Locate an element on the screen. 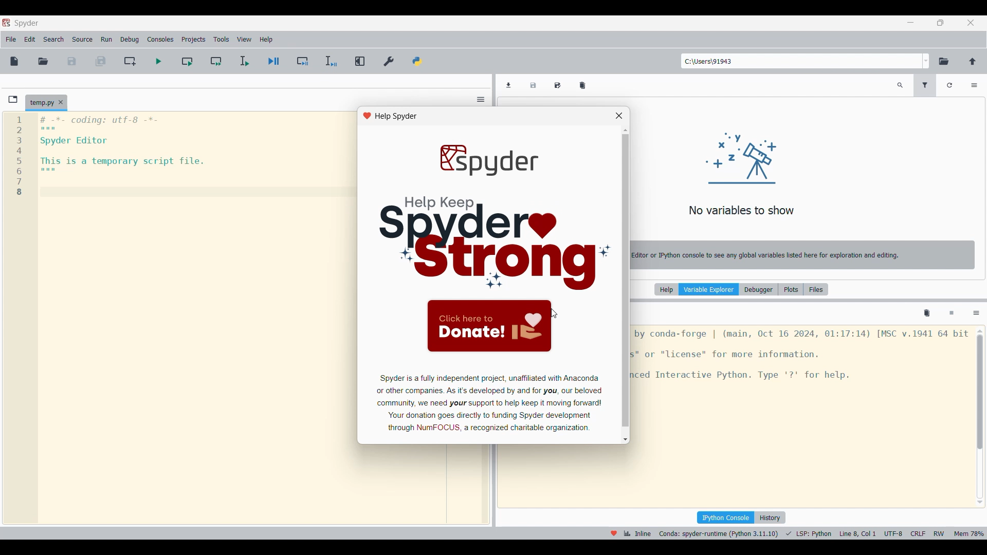 This screenshot has height=555, width=987. Run menu is located at coordinates (107, 39).